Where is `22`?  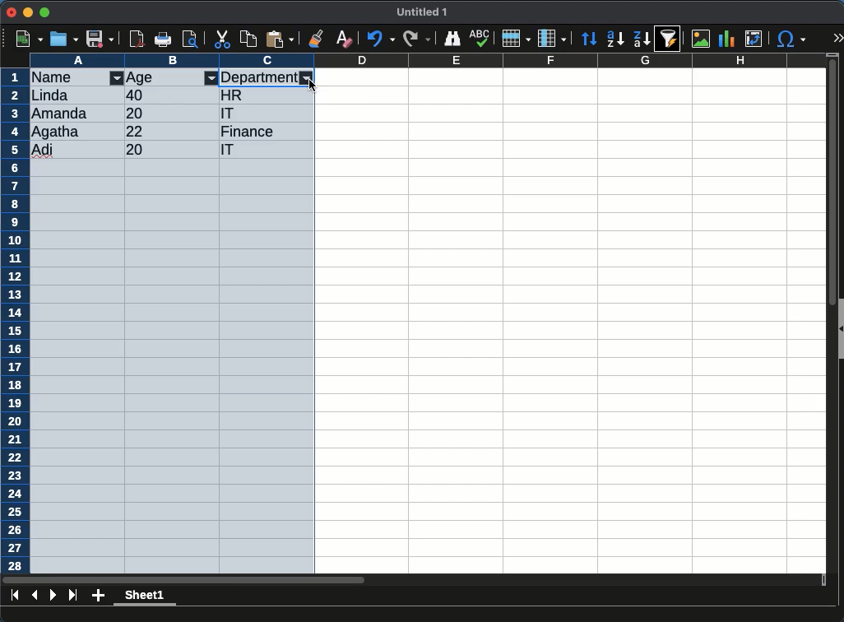 22 is located at coordinates (138, 131).